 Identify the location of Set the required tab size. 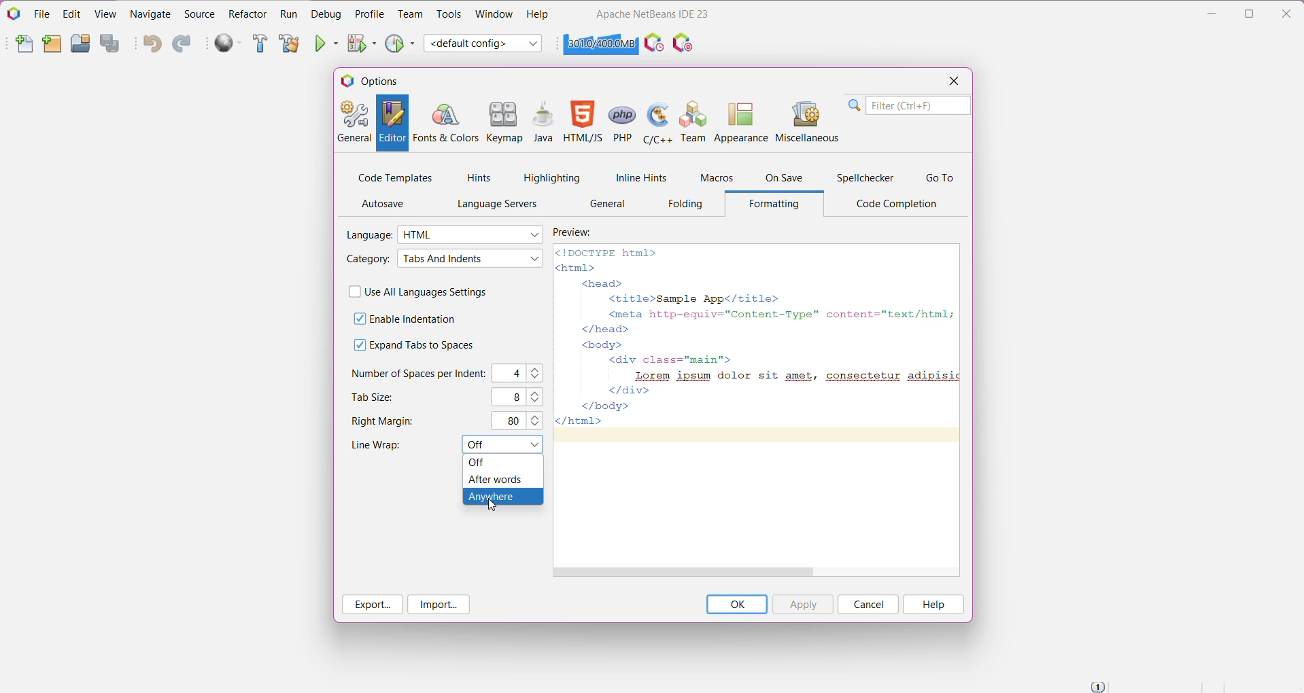
(537, 396).